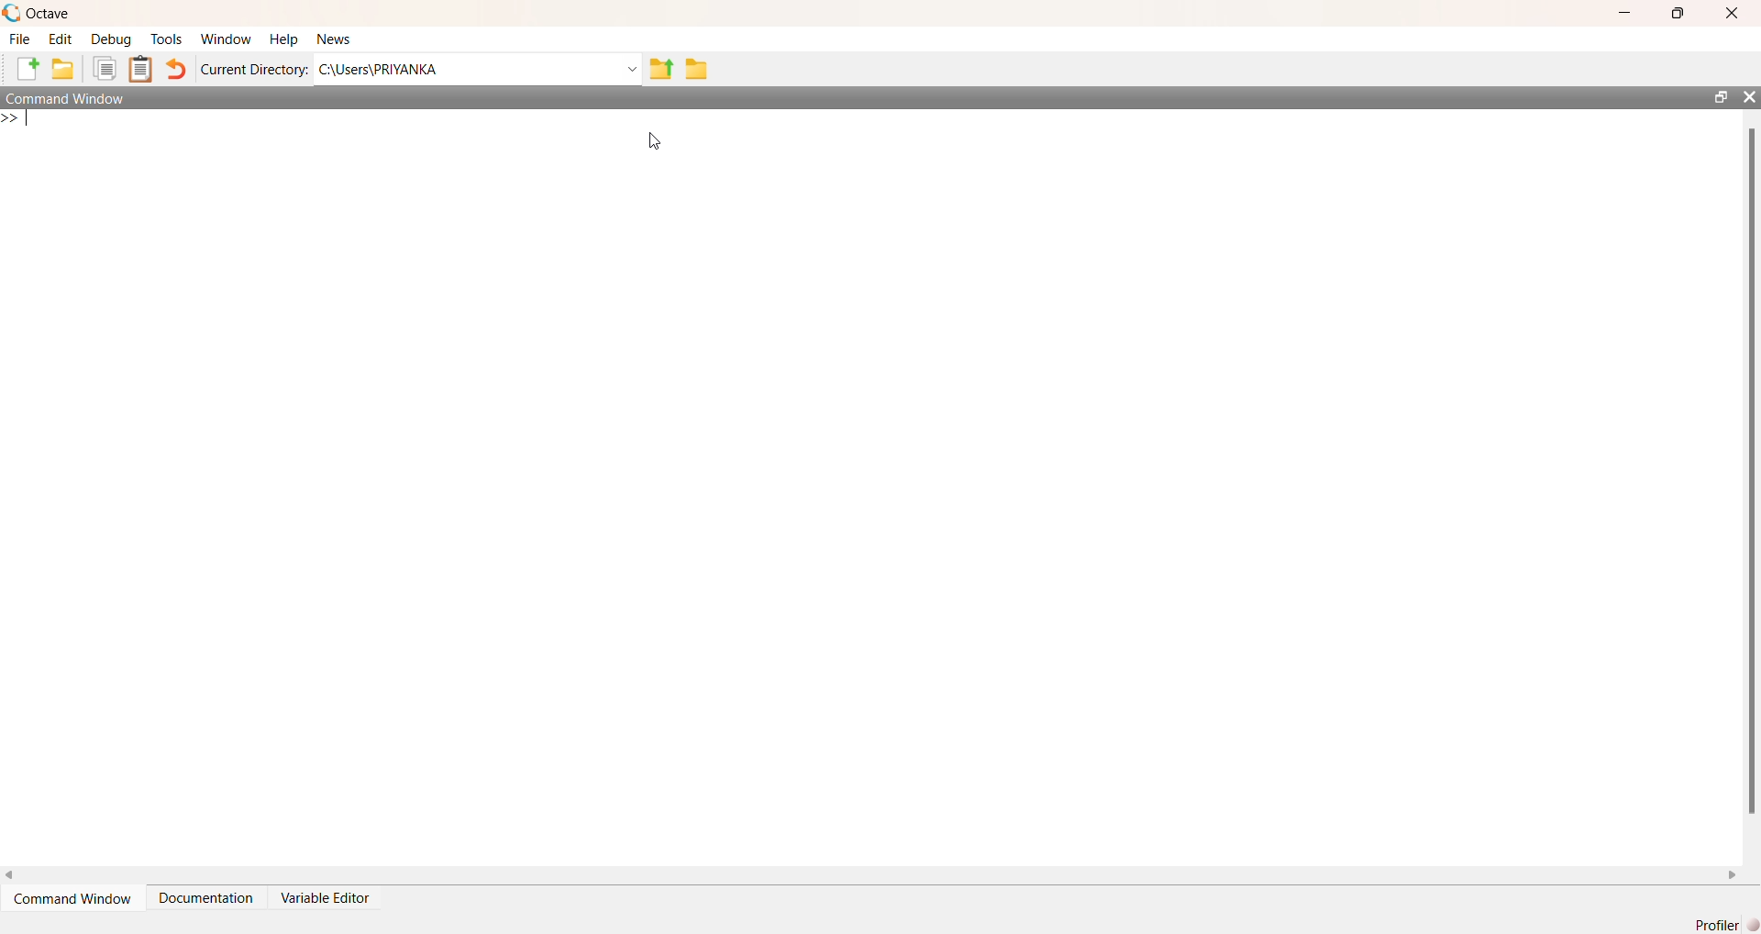  Describe the element at coordinates (11, 121) in the screenshot. I see `prompt cursor` at that location.